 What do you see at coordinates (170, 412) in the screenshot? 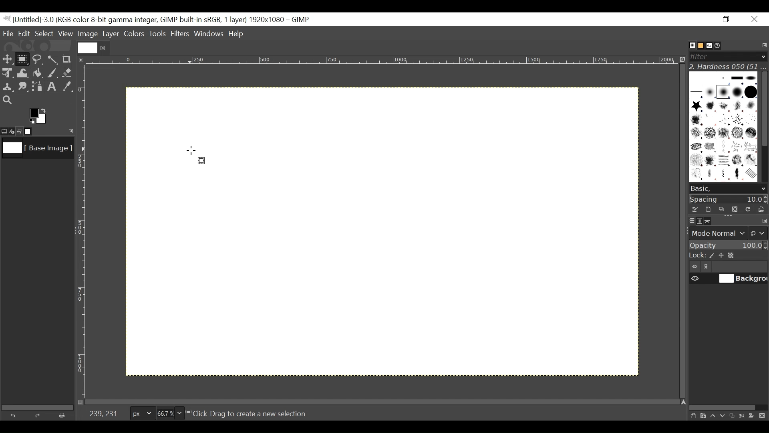
I see `Zoom factor` at bounding box center [170, 412].